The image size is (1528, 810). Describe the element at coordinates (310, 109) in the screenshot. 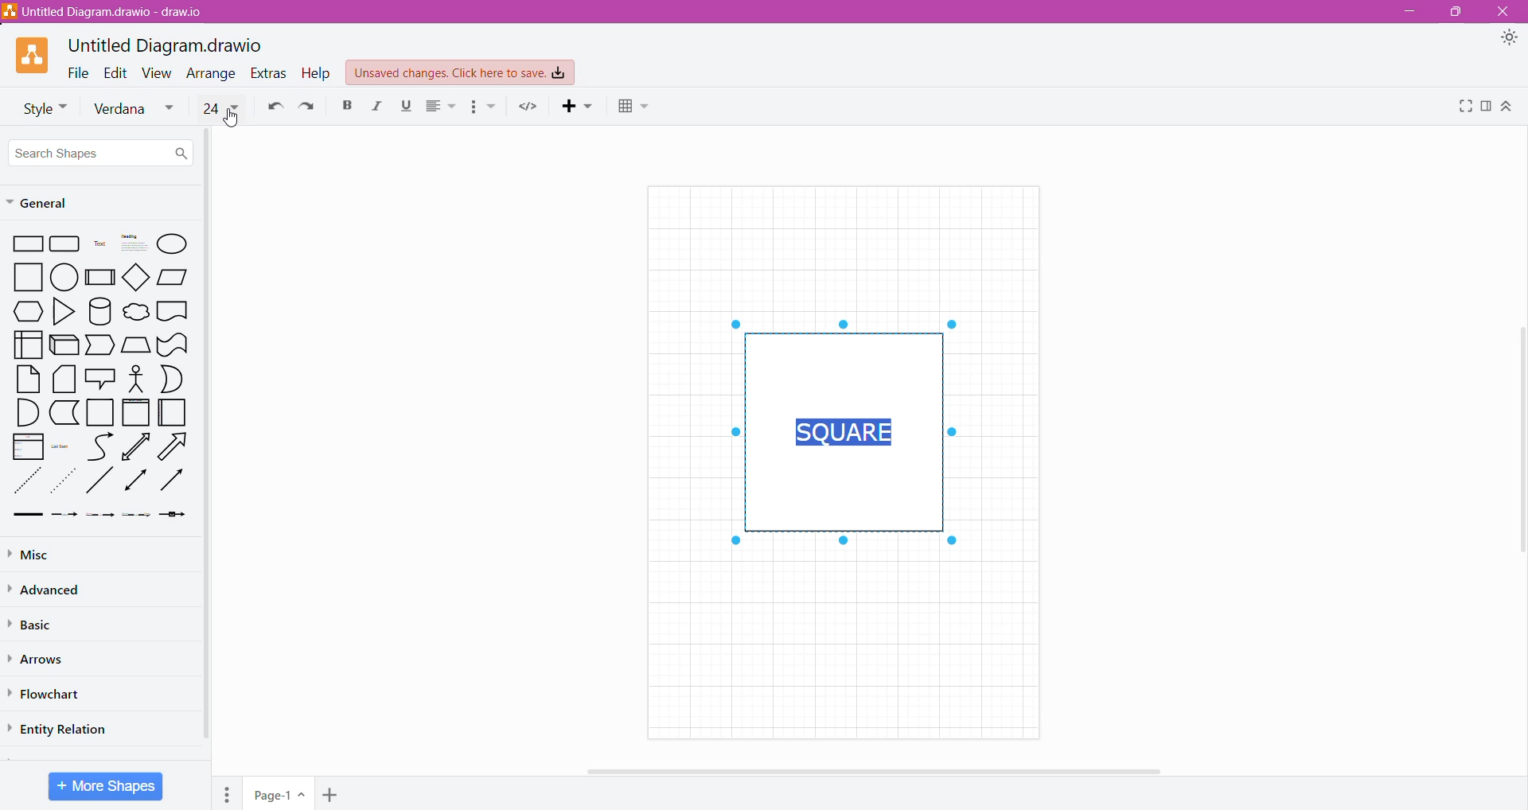

I see `Redo` at that location.